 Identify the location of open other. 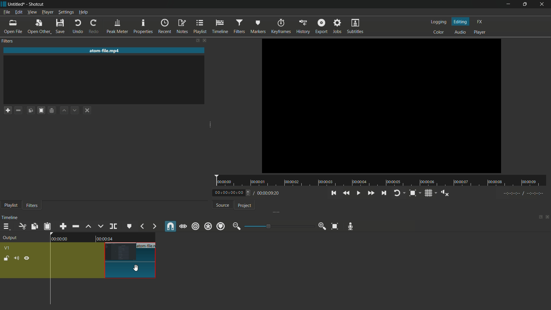
(38, 26).